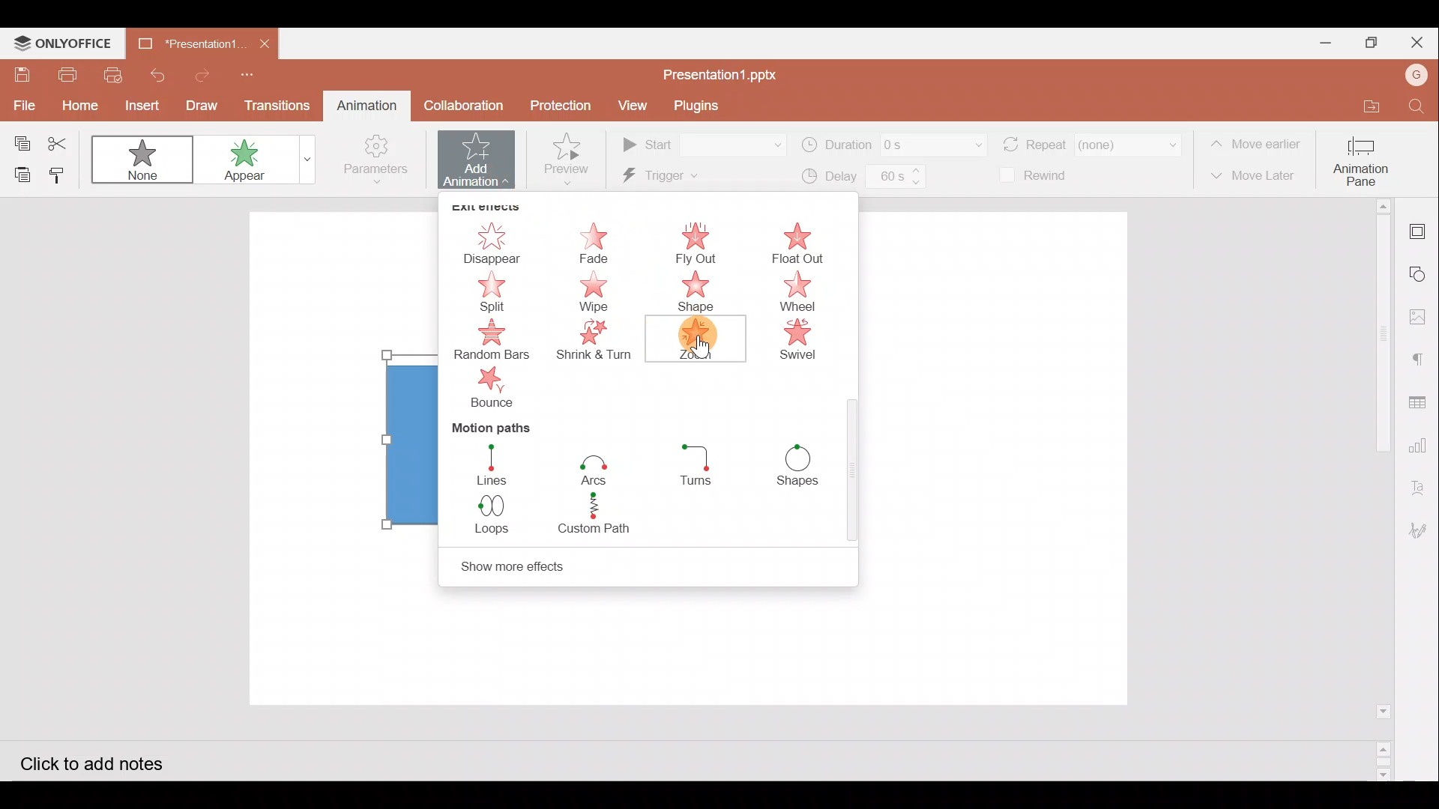 This screenshot has height=809, width=1439. Describe the element at coordinates (891, 143) in the screenshot. I see `Duration` at that location.